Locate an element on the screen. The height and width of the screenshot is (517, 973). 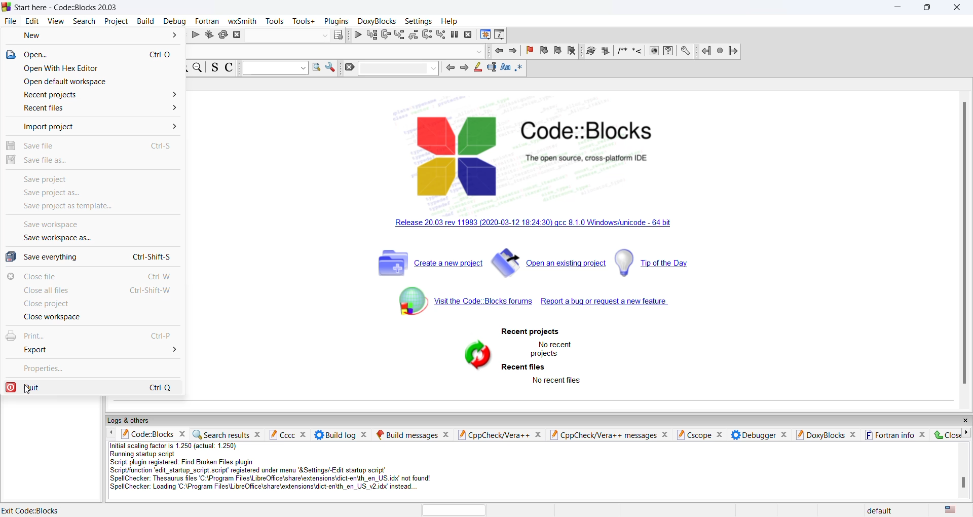
not clickable dropdown is located at coordinates (478, 51).